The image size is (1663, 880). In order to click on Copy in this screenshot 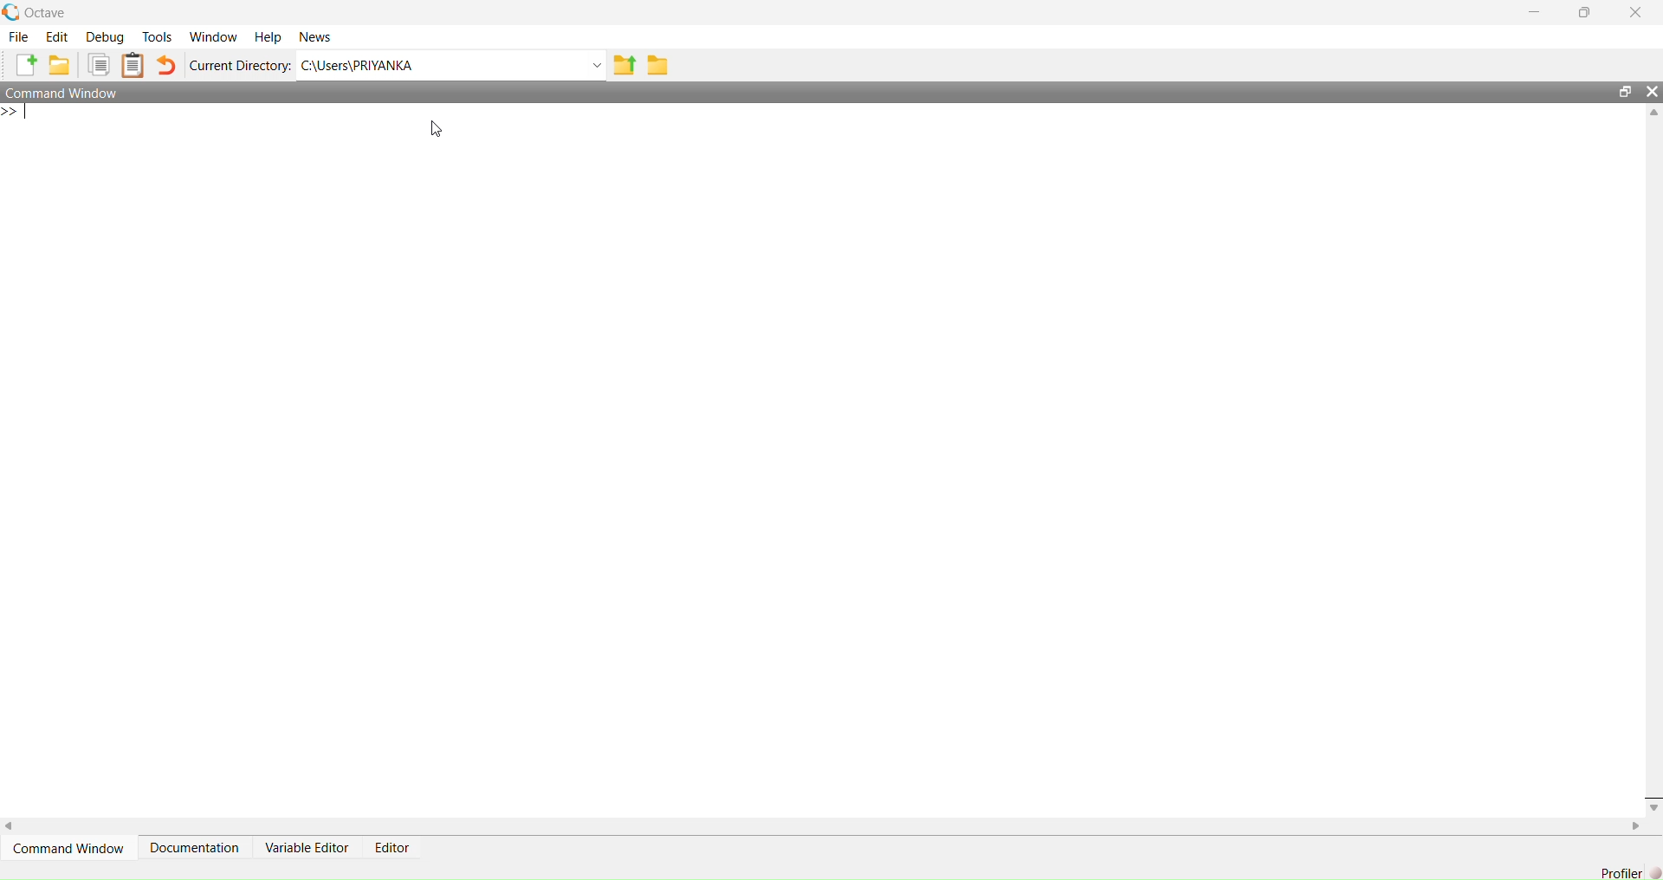, I will do `click(95, 63)`.